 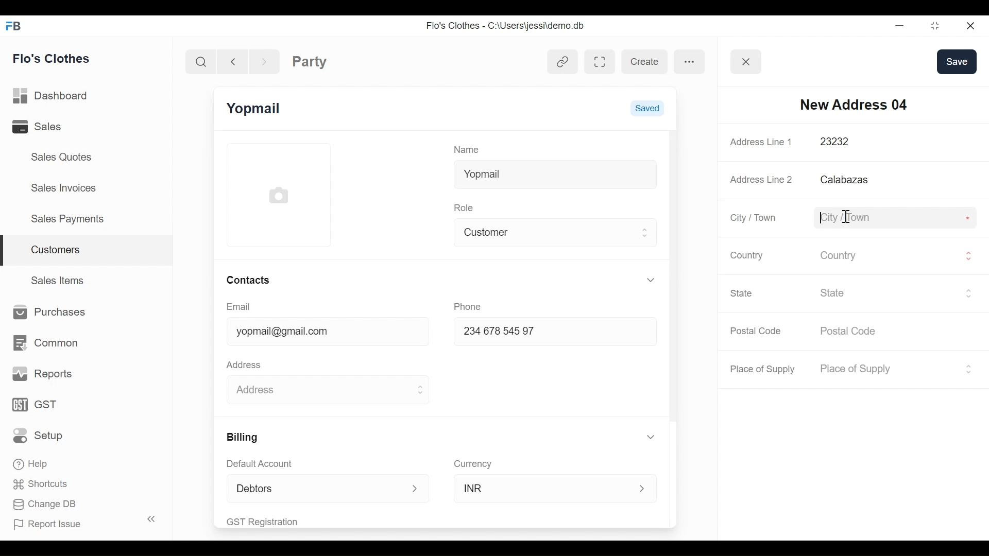 I want to click on Vertical Scroll bar, so click(x=673, y=276).